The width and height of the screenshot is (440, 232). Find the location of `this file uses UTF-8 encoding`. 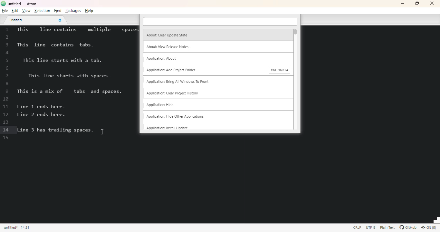

this file uses UTF-8 encoding is located at coordinates (371, 227).